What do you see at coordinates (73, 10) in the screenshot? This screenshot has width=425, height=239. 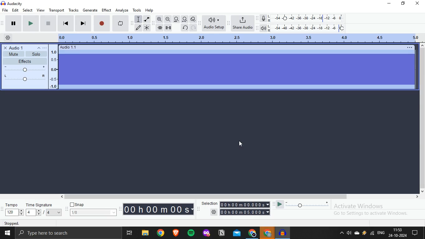 I see `Tracks` at bounding box center [73, 10].